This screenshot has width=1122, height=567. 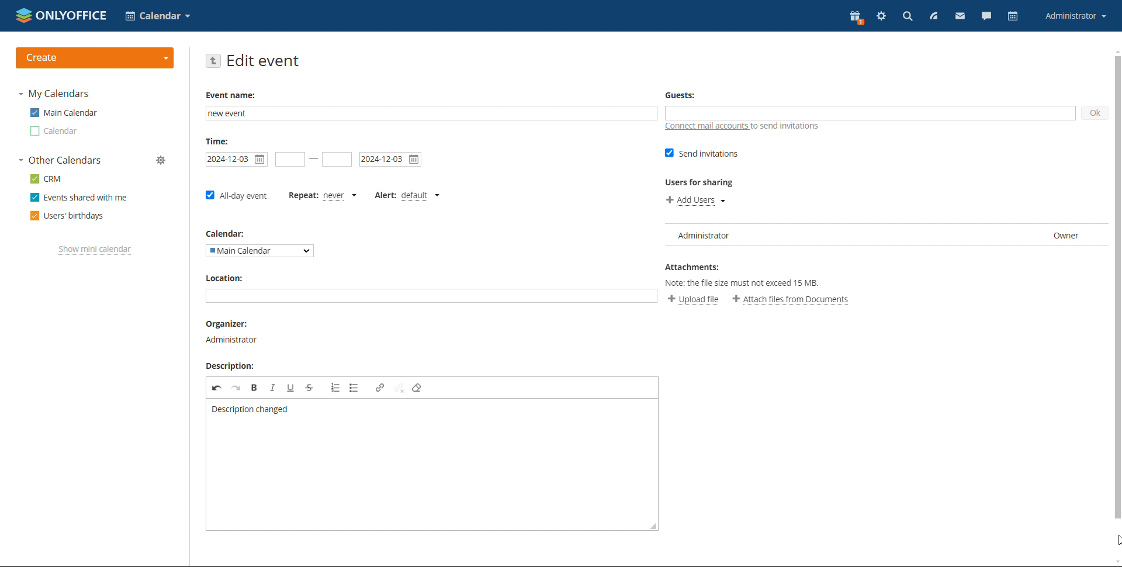 What do you see at coordinates (1076, 16) in the screenshot?
I see `account` at bounding box center [1076, 16].